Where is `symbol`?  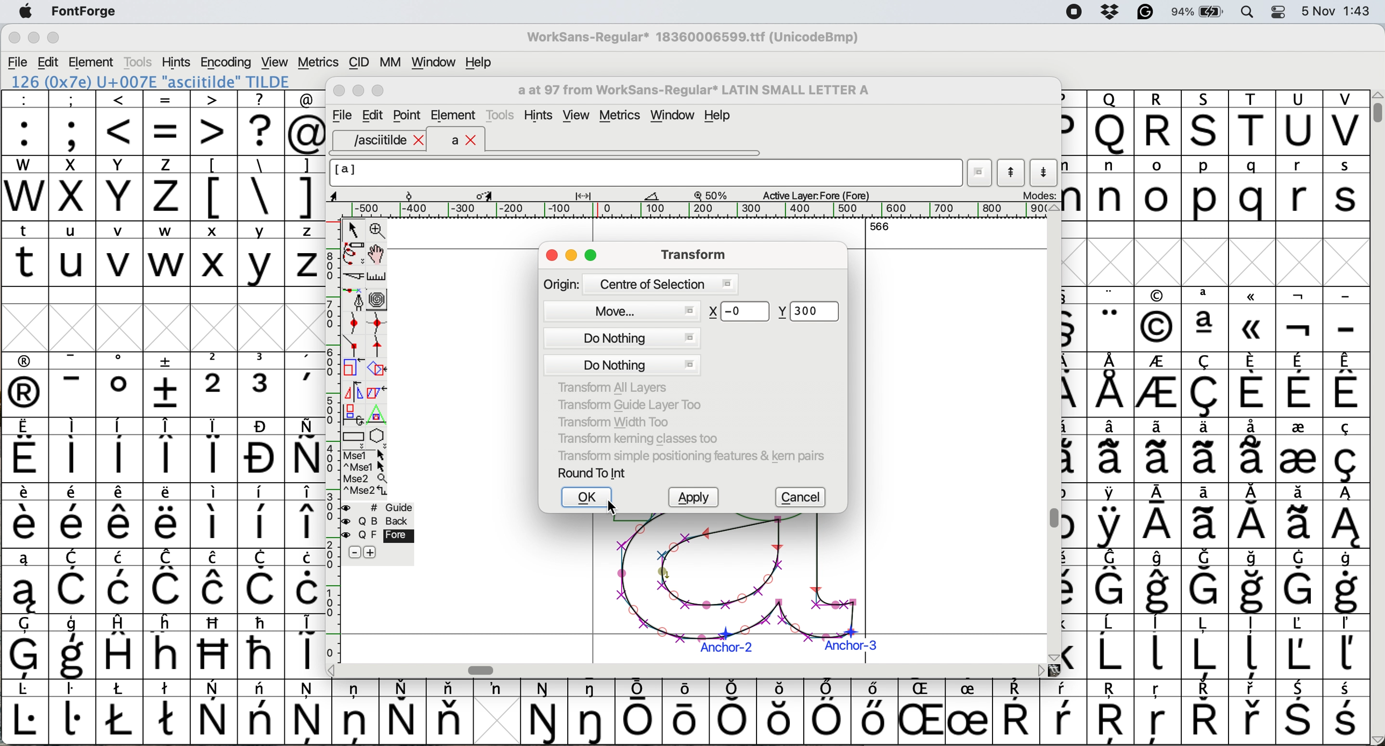
symbol is located at coordinates (1346, 582).